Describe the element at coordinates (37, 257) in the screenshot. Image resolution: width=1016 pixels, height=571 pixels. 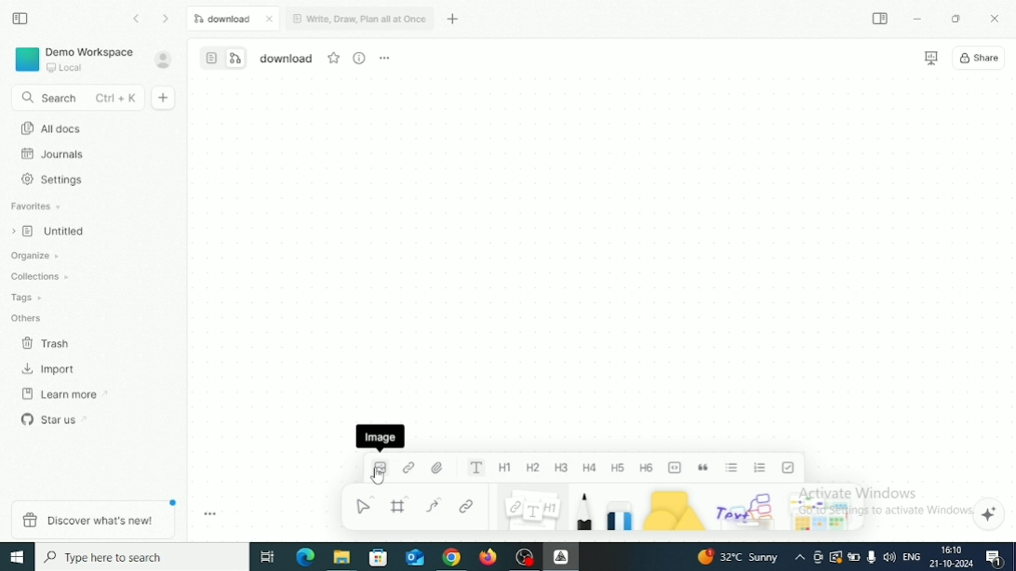
I see `Organize` at that location.